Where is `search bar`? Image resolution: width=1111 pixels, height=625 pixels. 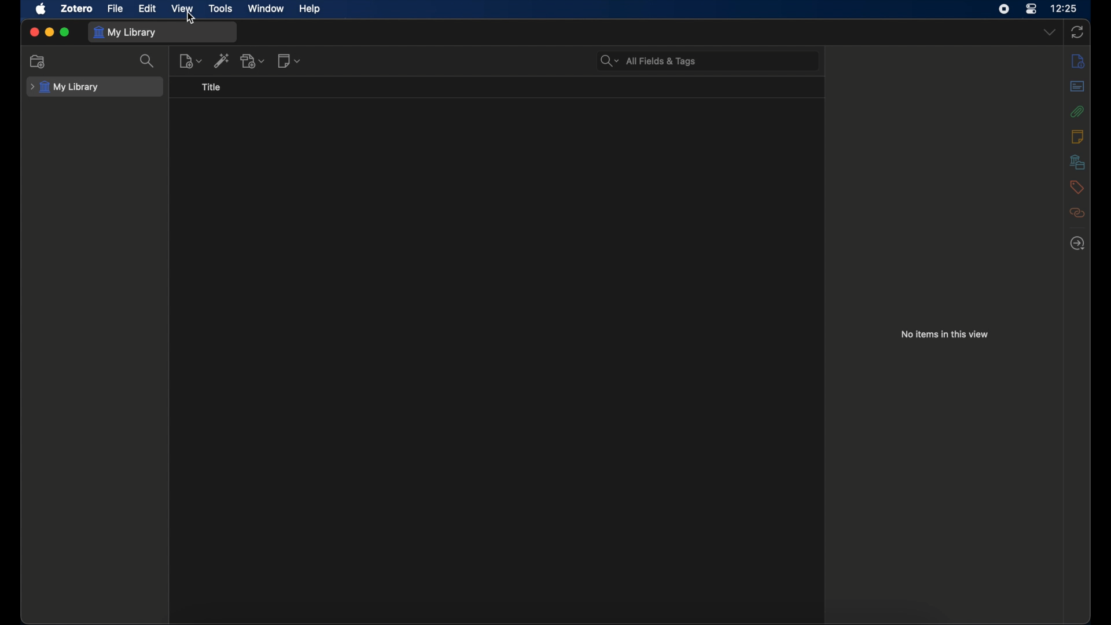
search bar is located at coordinates (648, 61).